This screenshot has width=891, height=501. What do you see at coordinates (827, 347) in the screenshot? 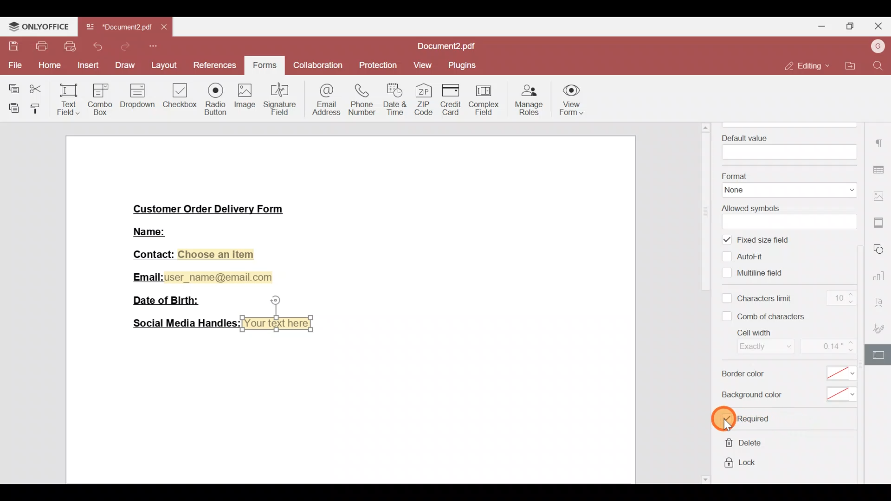
I see `Cell width size` at bounding box center [827, 347].